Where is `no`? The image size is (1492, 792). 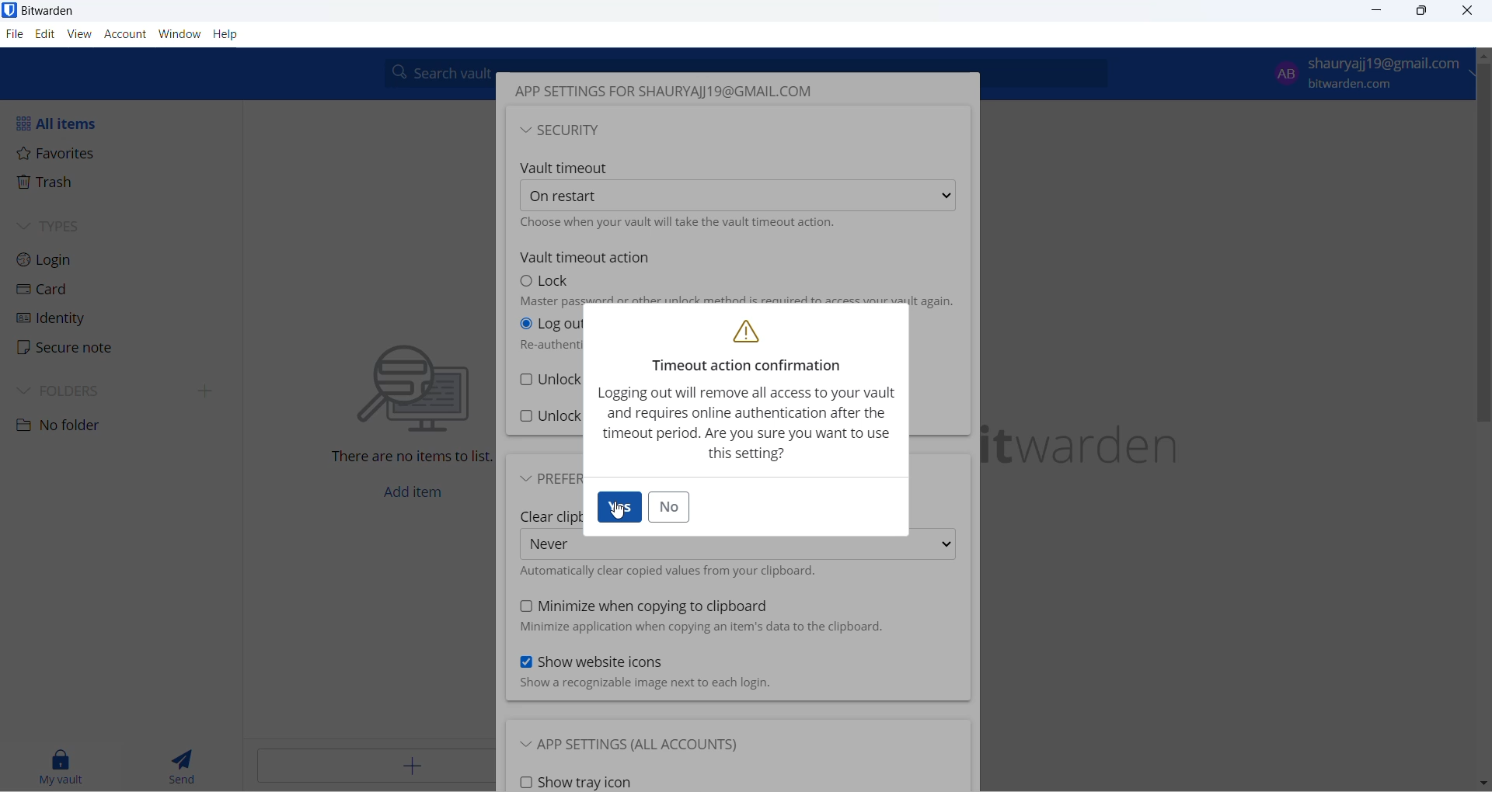
no is located at coordinates (668, 508).